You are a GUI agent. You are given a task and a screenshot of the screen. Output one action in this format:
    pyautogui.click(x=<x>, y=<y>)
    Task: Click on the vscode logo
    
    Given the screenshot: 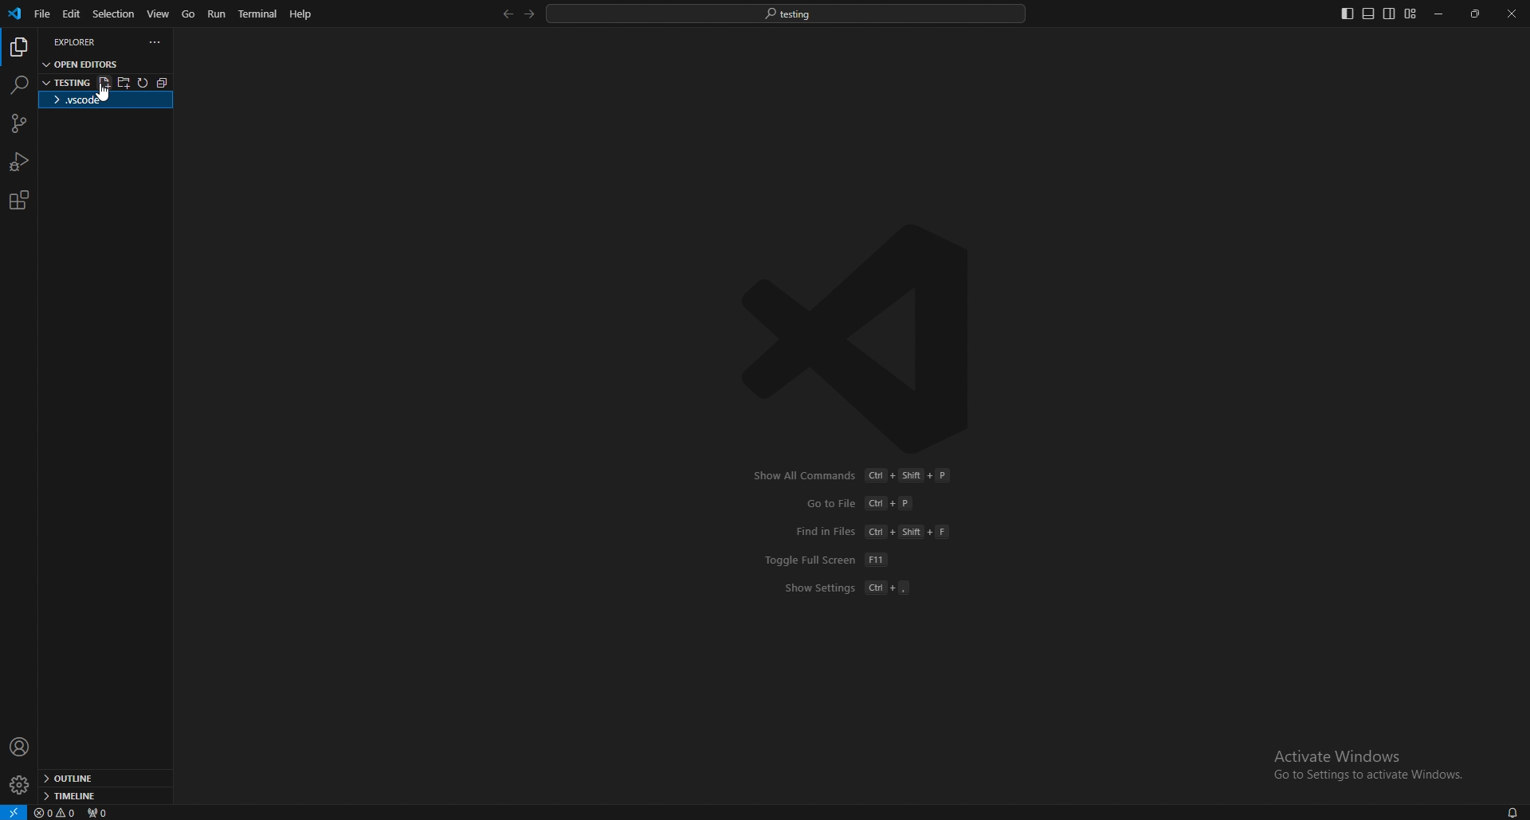 What is the action you would take?
    pyautogui.click(x=865, y=338)
    